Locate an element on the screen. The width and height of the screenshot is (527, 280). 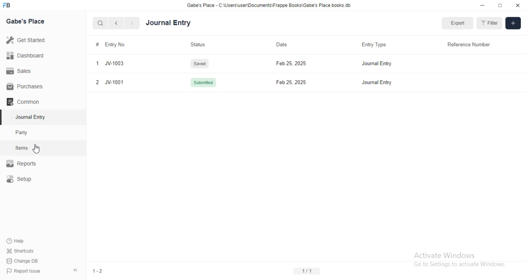
Dashboard is located at coordinates (27, 56).